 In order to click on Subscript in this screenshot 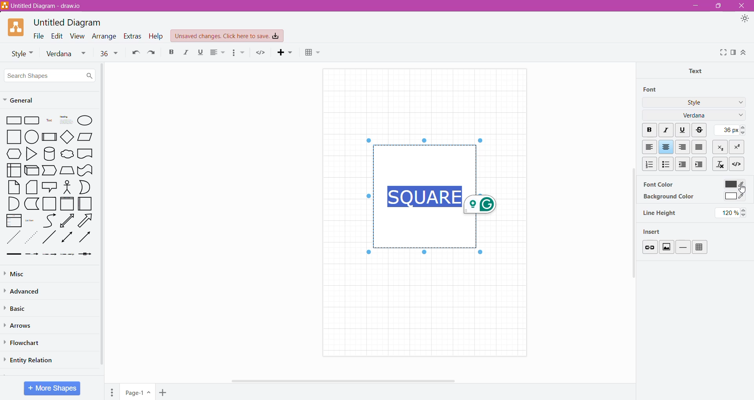, I will do `click(721, 147)`.